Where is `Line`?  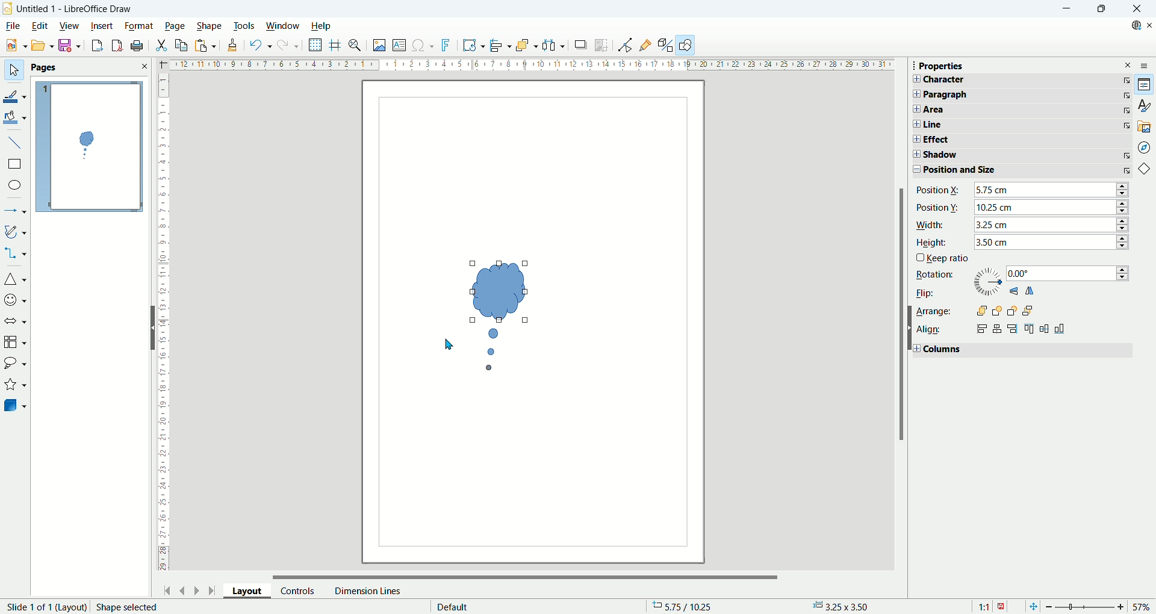
Line is located at coordinates (977, 125).